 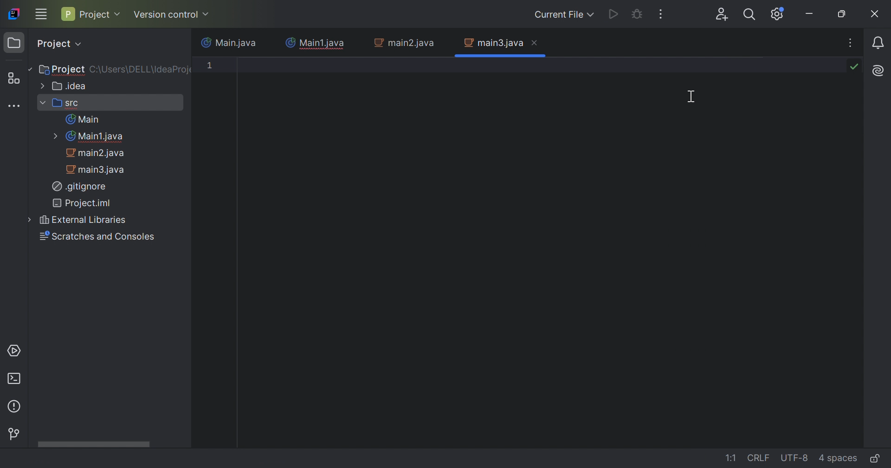 I want to click on Horizontal Scroll bar, so click(x=96, y=444).